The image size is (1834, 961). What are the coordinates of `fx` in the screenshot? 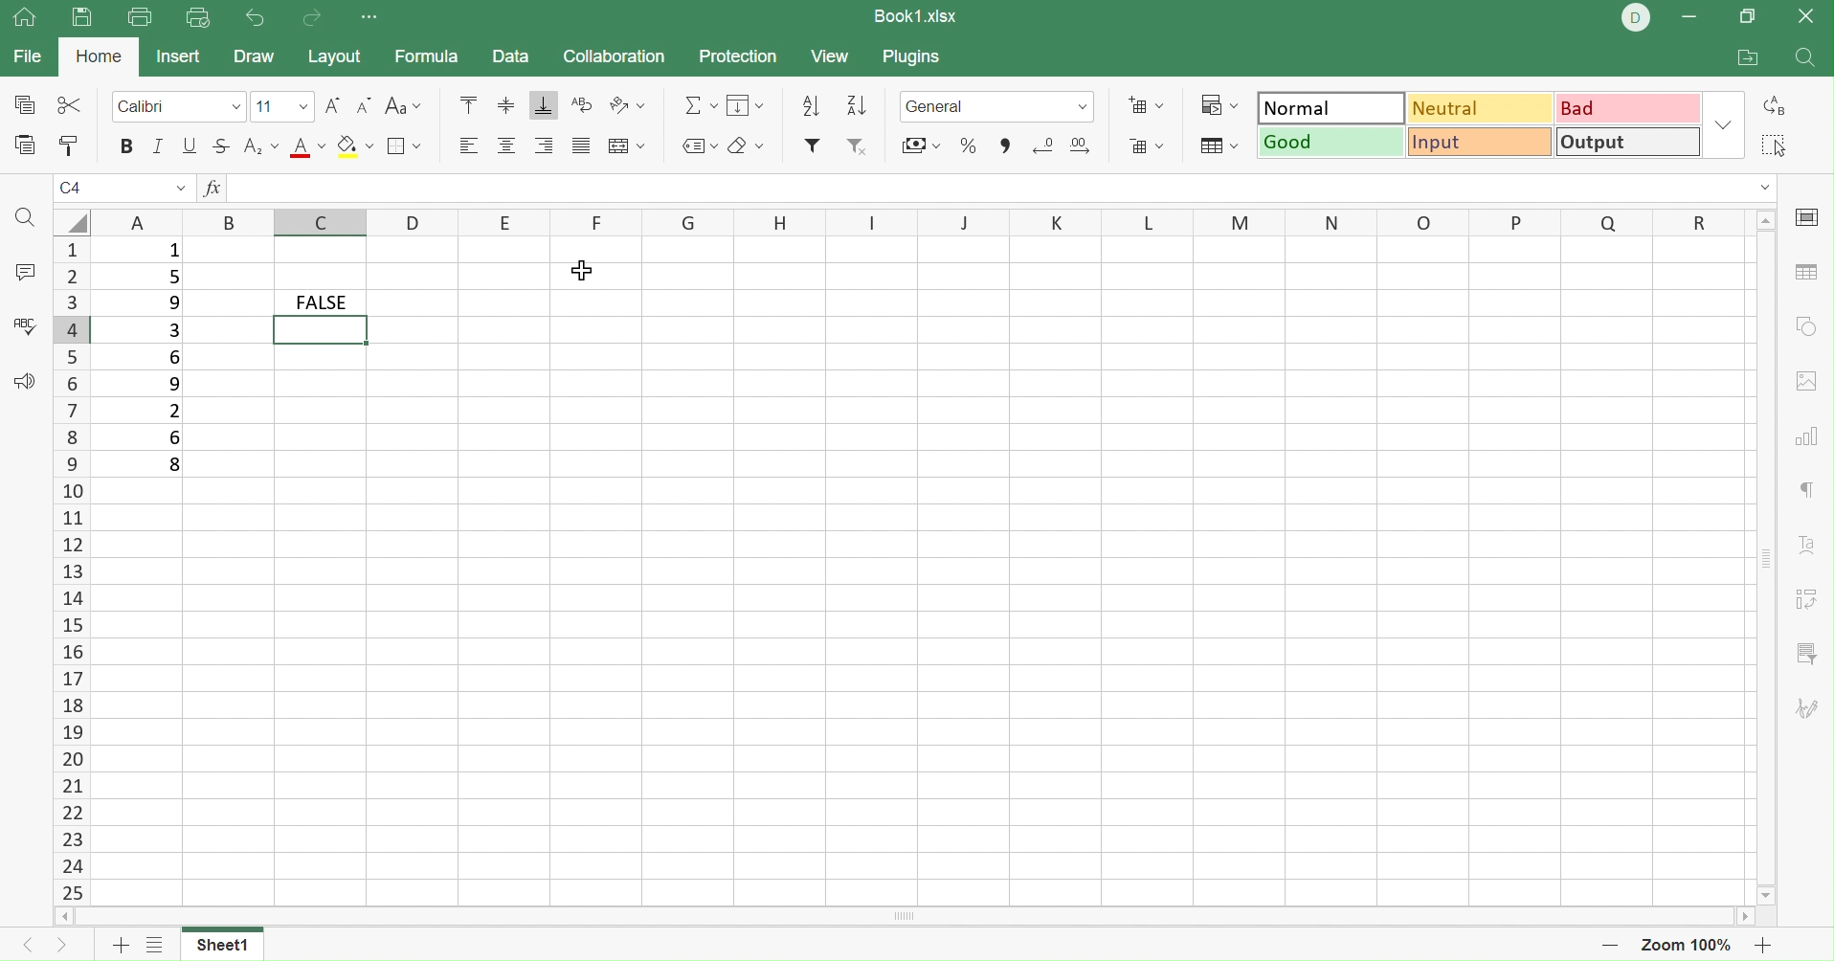 It's located at (210, 189).